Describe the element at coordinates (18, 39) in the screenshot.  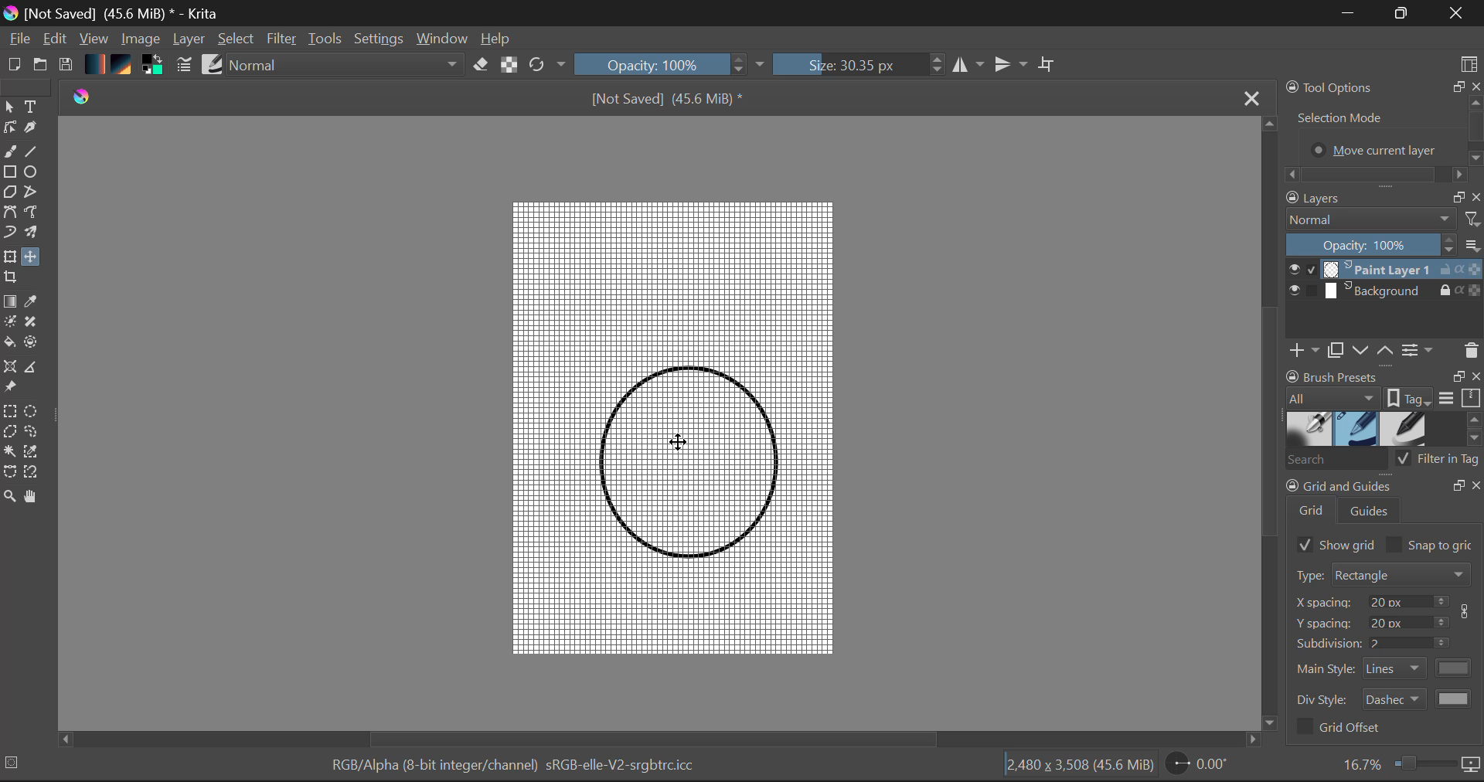
I see `File` at that location.